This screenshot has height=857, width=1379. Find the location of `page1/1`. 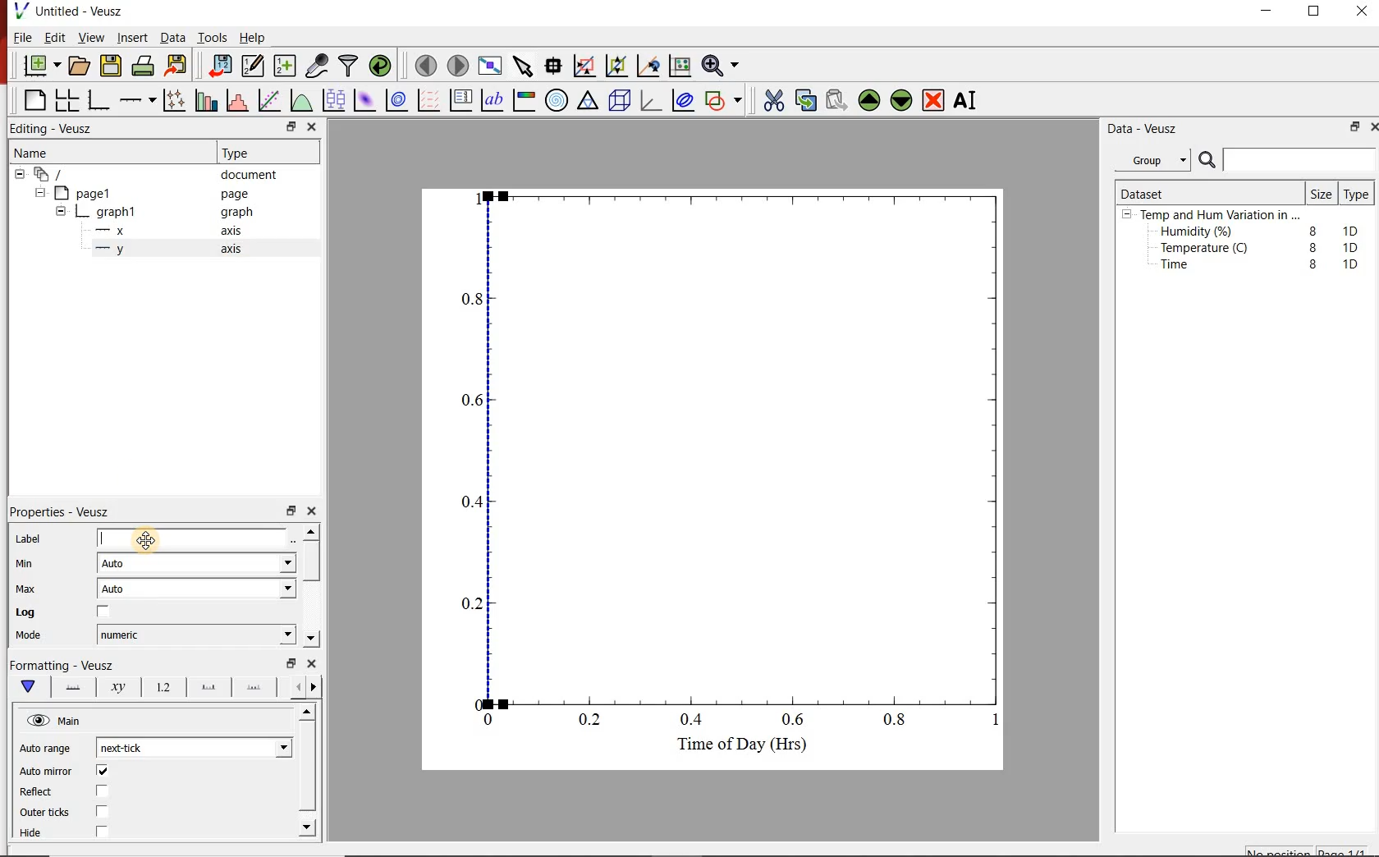

page1/1 is located at coordinates (1347, 850).